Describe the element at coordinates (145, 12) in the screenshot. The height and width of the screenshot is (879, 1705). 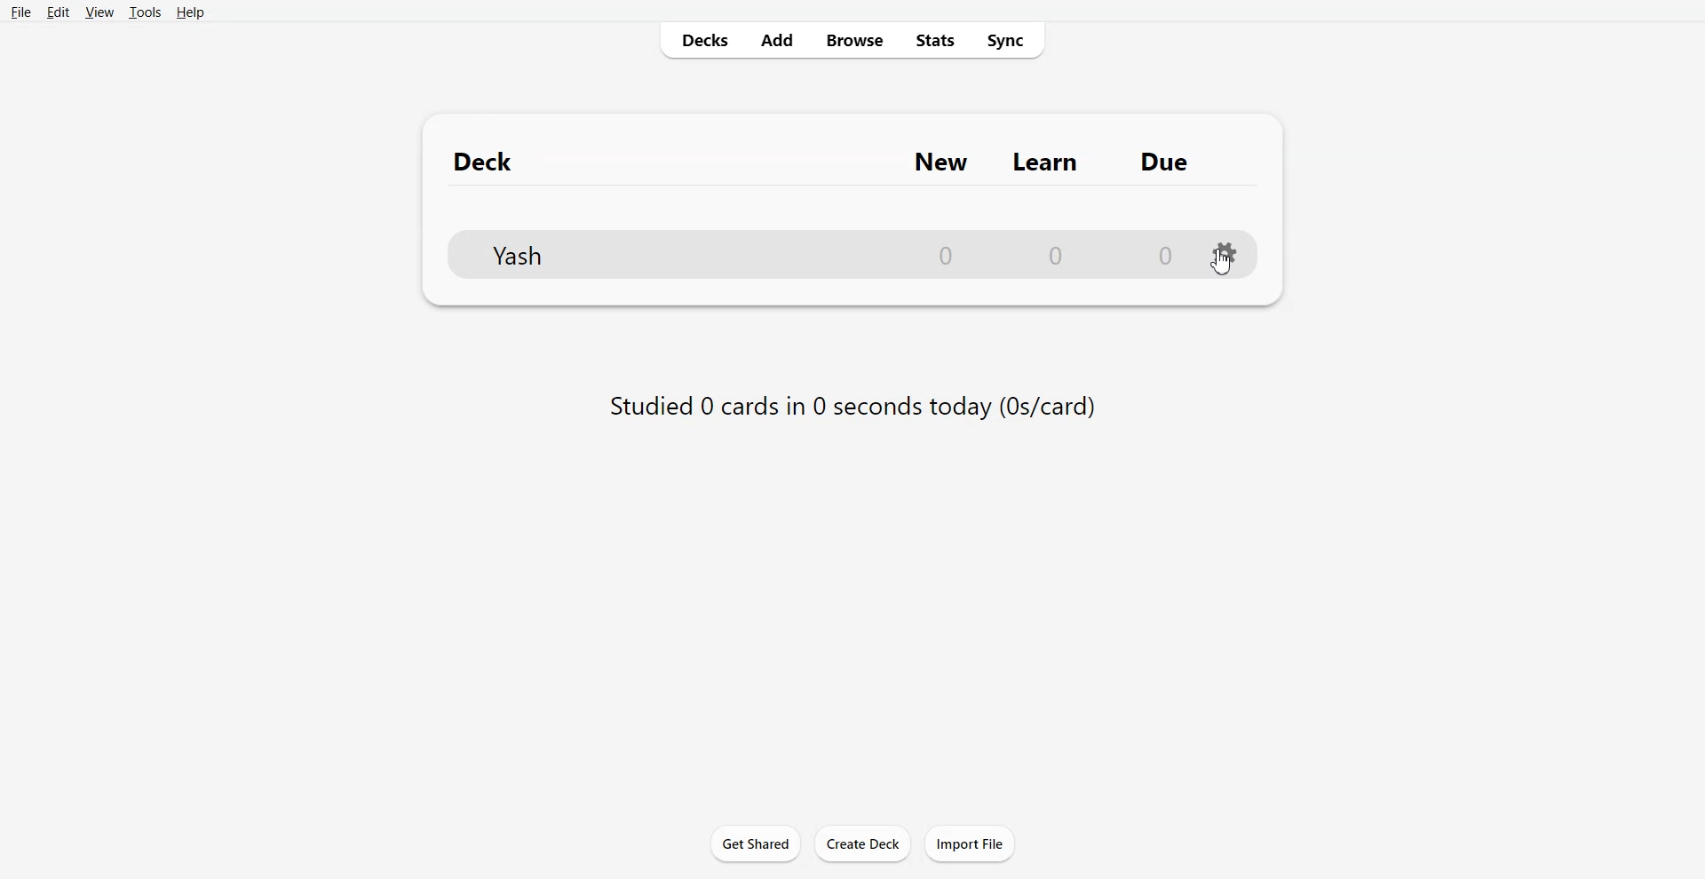
I see `Tools` at that location.